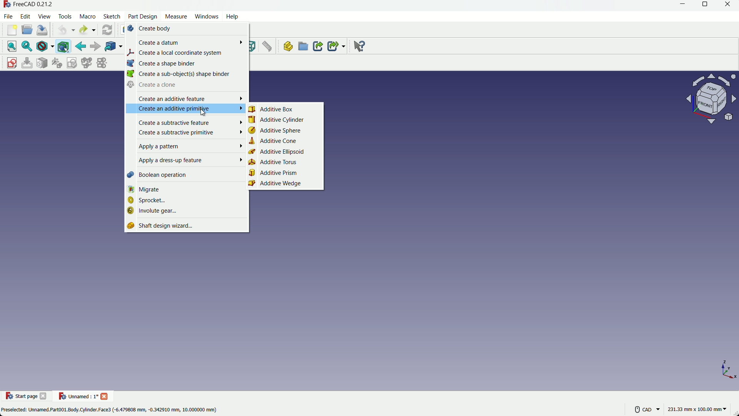 This screenshot has height=416, width=739. Describe the element at coordinates (80, 46) in the screenshot. I see `back` at that location.